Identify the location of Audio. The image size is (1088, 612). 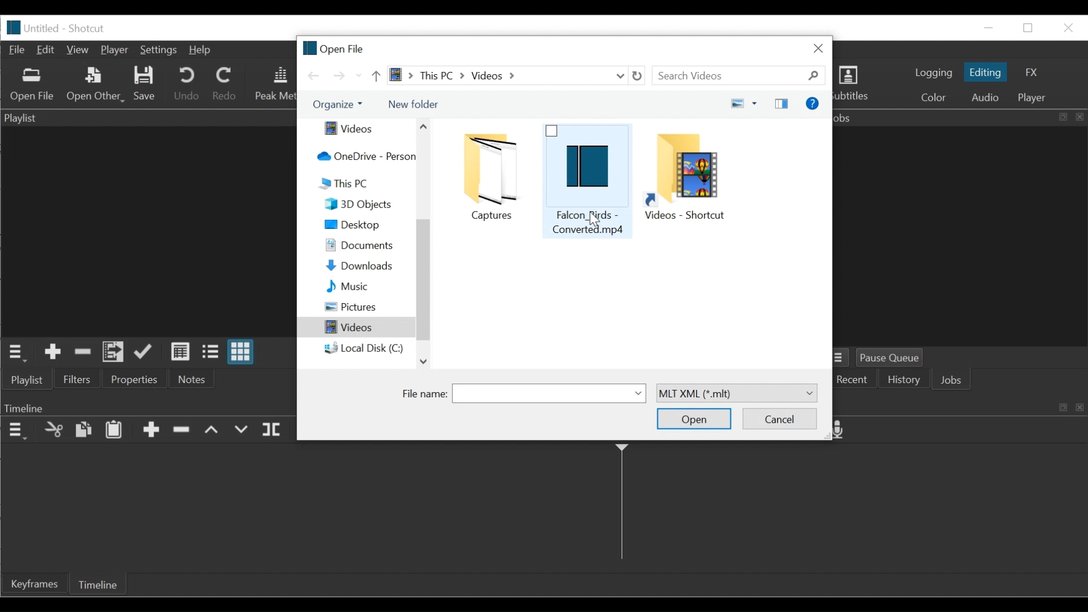
(987, 97).